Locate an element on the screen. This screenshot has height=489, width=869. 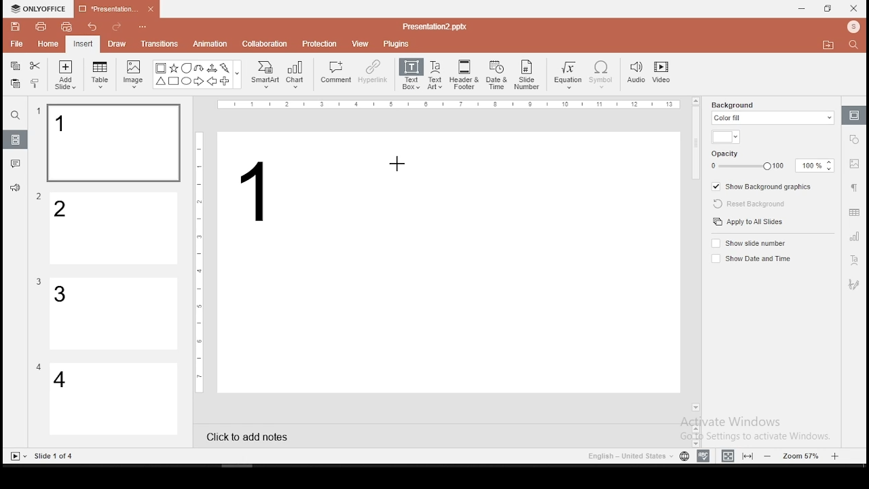
show slide number on/off is located at coordinates (750, 242).